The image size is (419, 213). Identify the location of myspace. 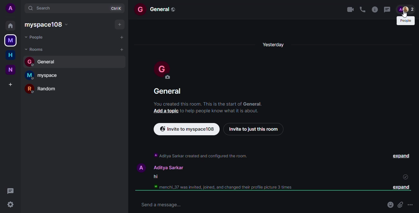
(11, 40).